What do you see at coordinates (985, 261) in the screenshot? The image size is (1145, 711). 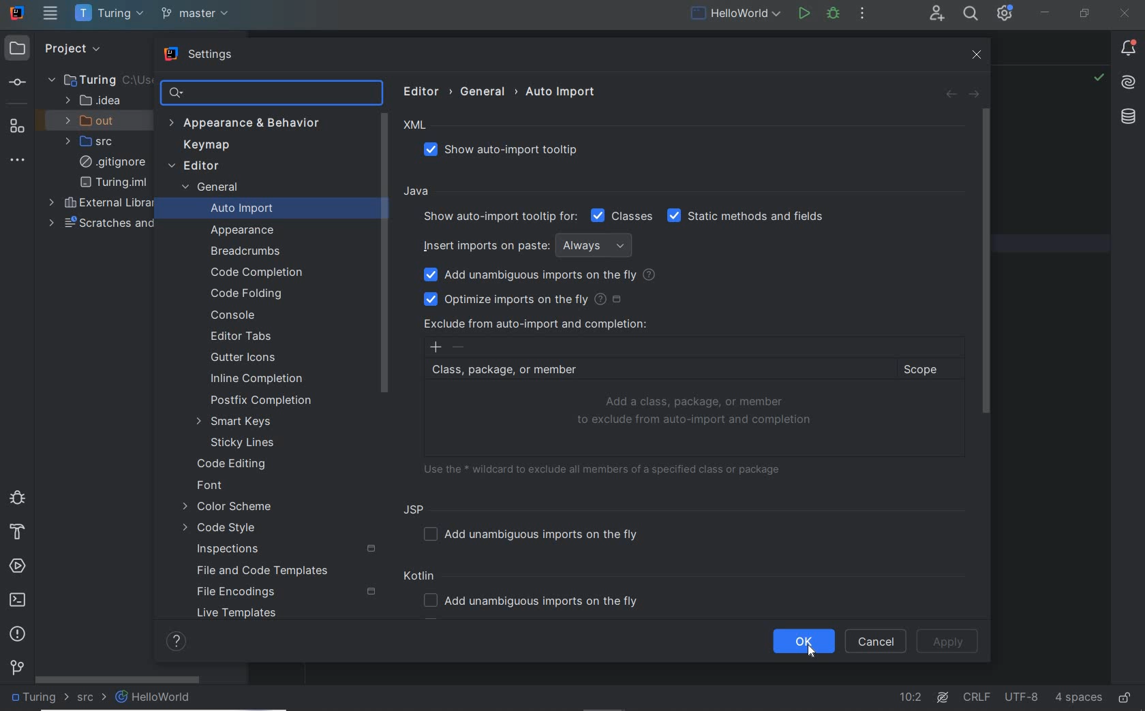 I see `SCROLLBAR` at bounding box center [985, 261].